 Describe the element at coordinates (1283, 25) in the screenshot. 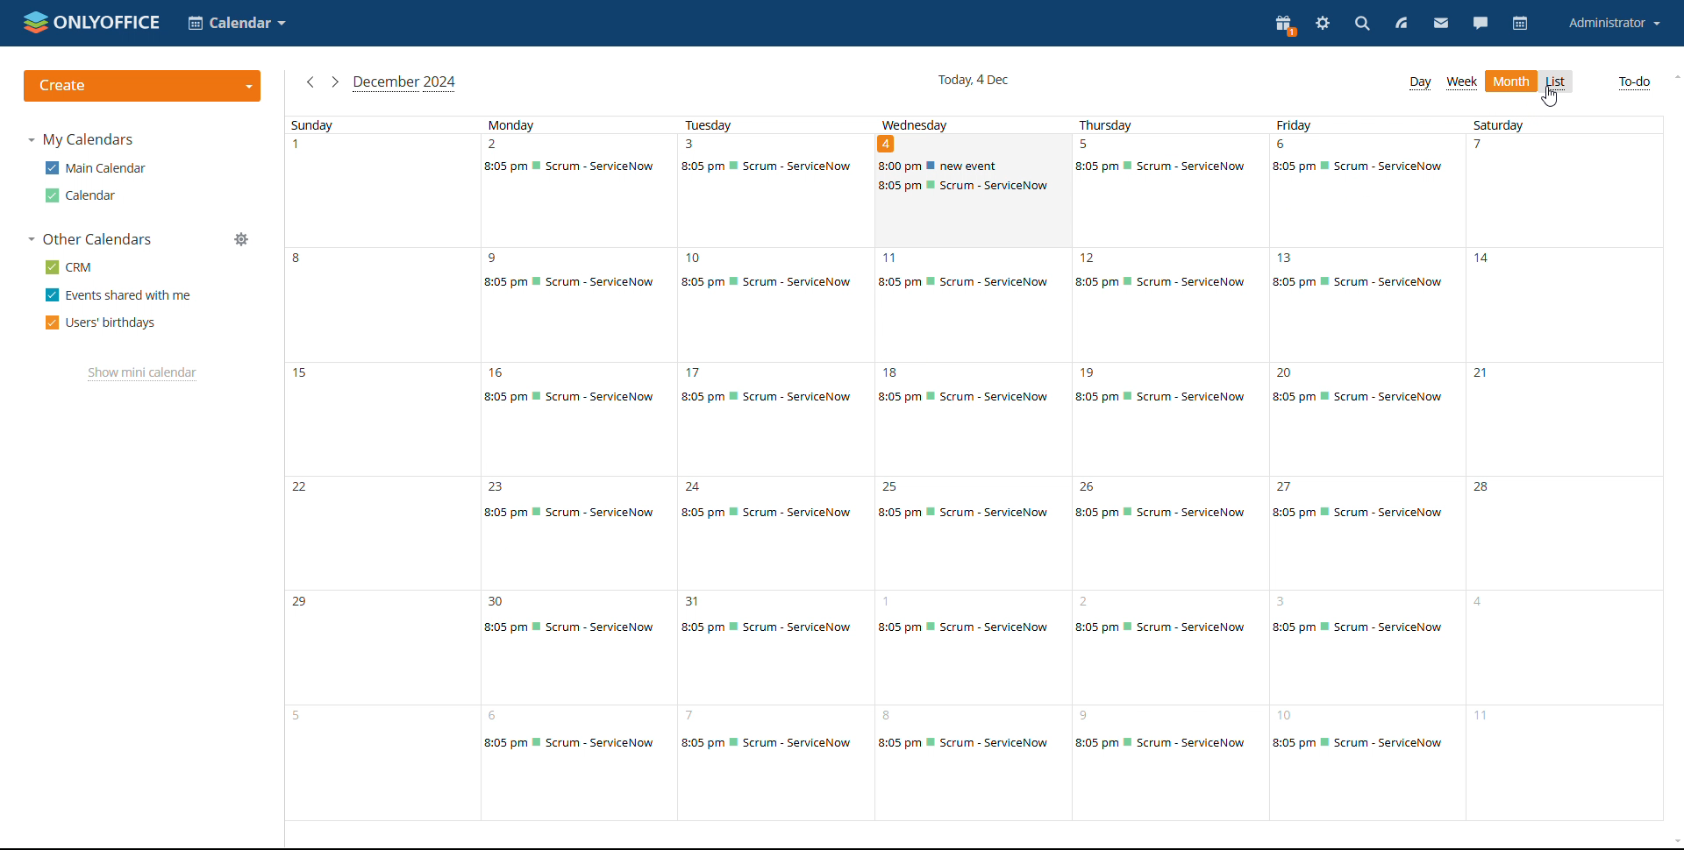

I see `present` at that location.